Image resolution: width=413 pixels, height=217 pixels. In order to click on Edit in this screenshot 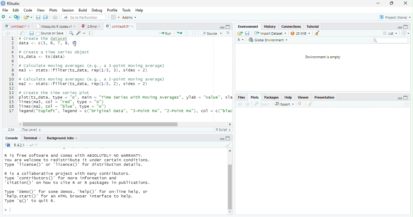, I will do `click(16, 10)`.